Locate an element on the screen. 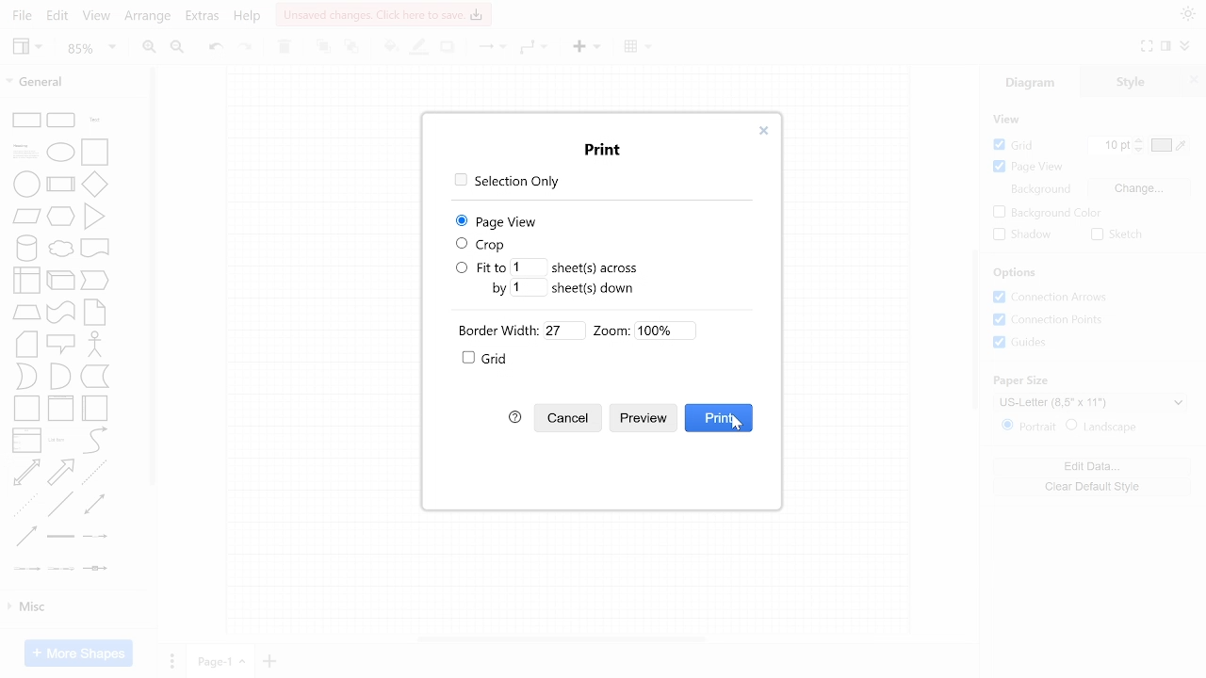 The image size is (1206, 678). Bidirectional connector is located at coordinates (94, 504).